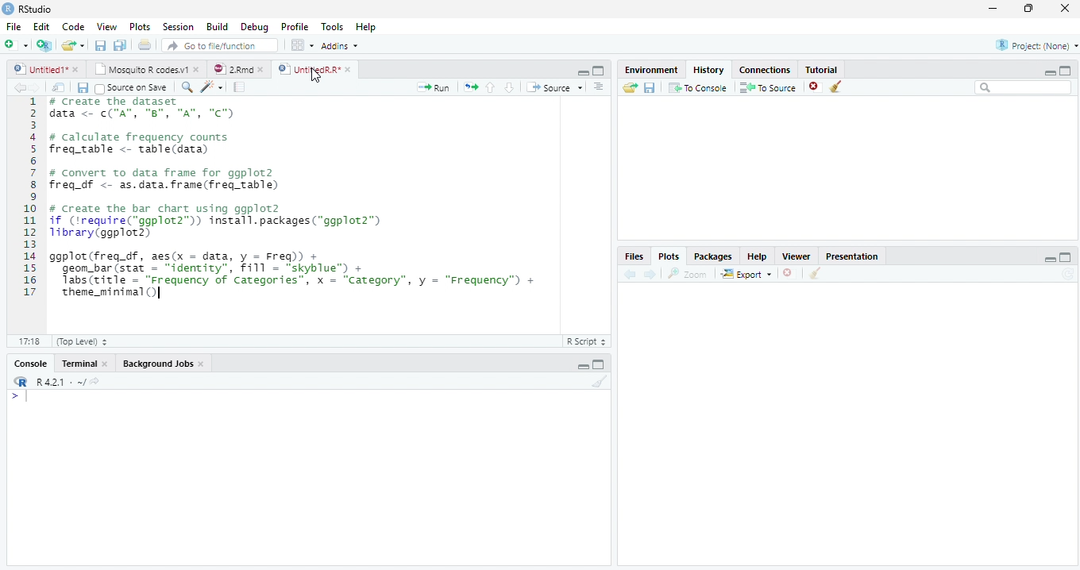 This screenshot has width=1080, height=570. I want to click on Minimize, so click(1051, 260).